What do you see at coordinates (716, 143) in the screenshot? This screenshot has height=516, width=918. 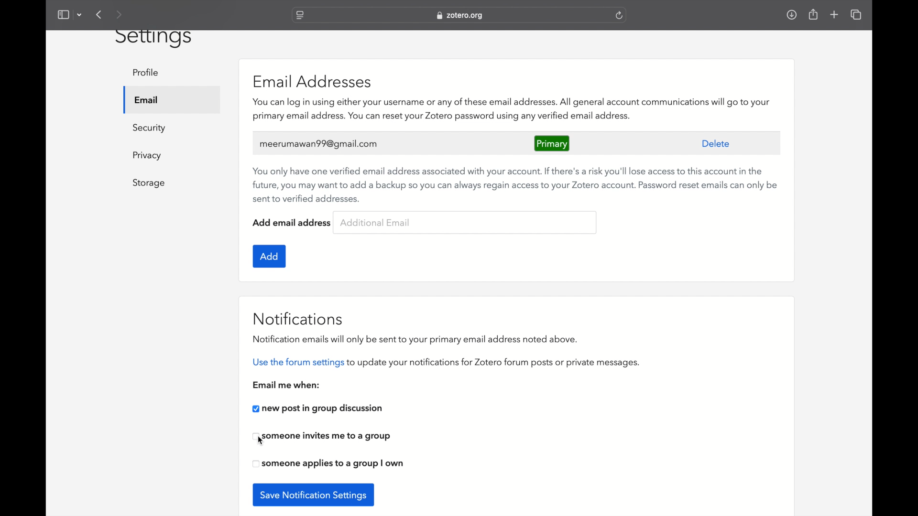 I see `delete` at bounding box center [716, 143].